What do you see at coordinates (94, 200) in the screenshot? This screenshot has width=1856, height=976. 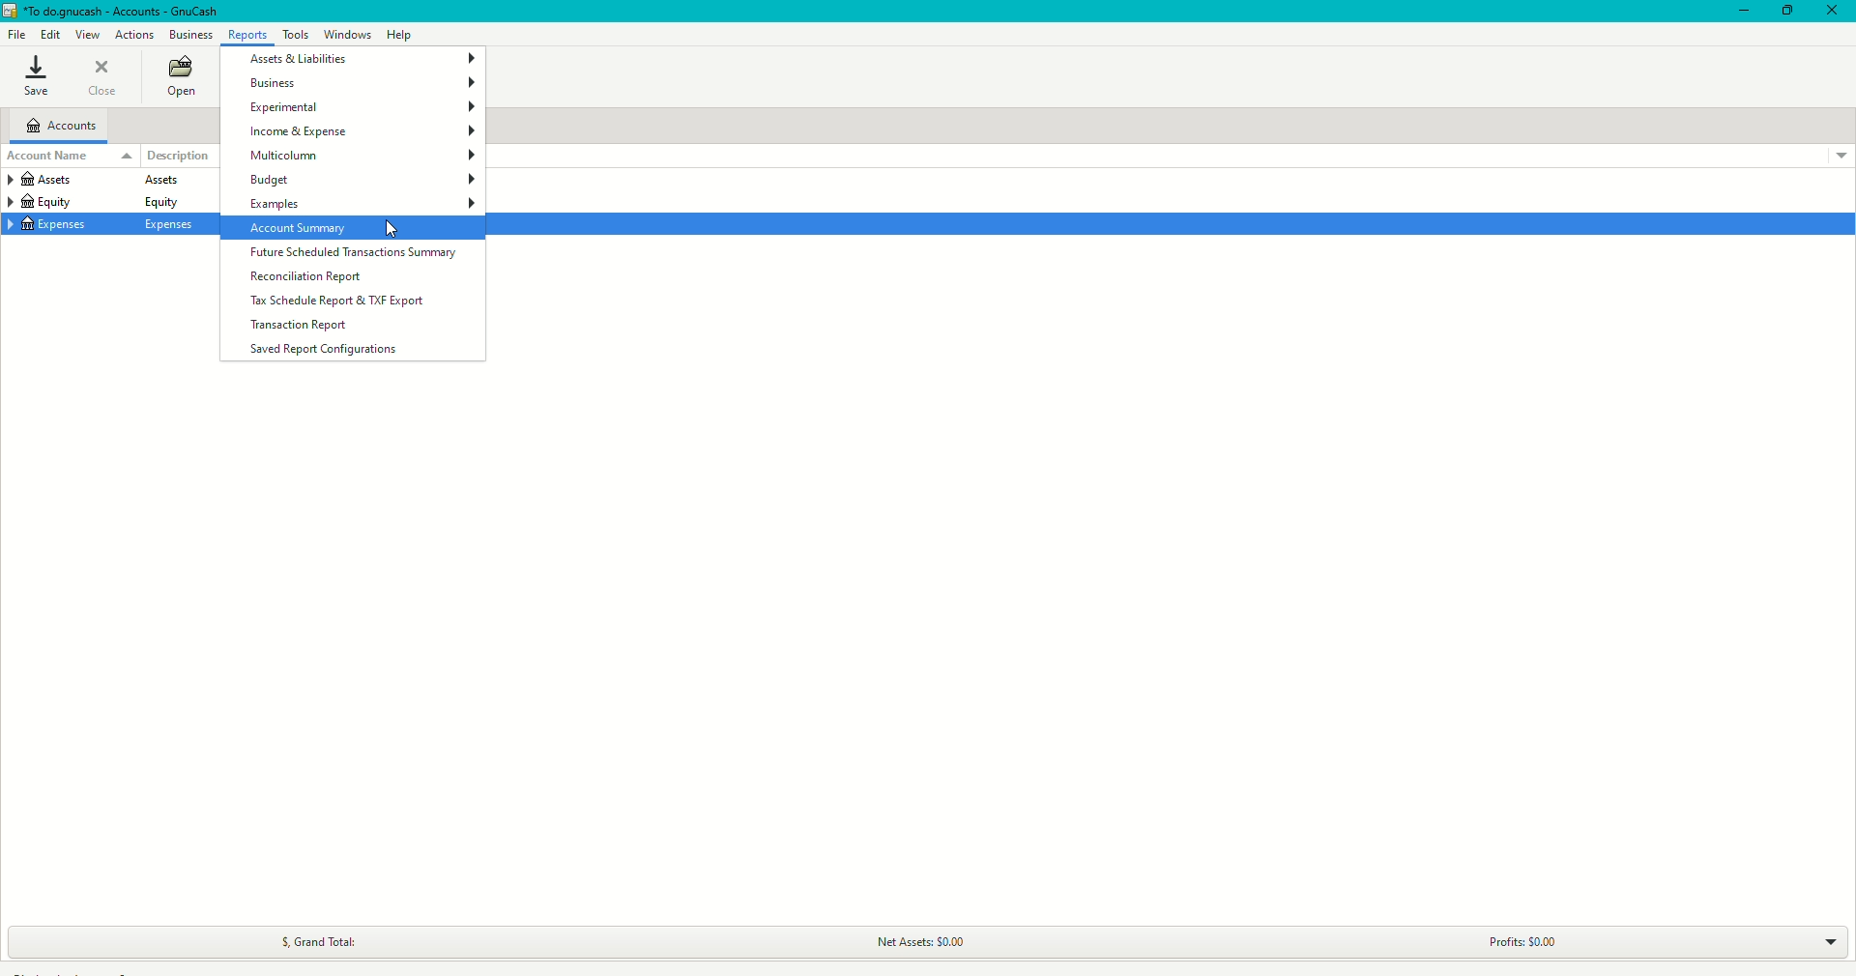 I see `equity equity` at bounding box center [94, 200].